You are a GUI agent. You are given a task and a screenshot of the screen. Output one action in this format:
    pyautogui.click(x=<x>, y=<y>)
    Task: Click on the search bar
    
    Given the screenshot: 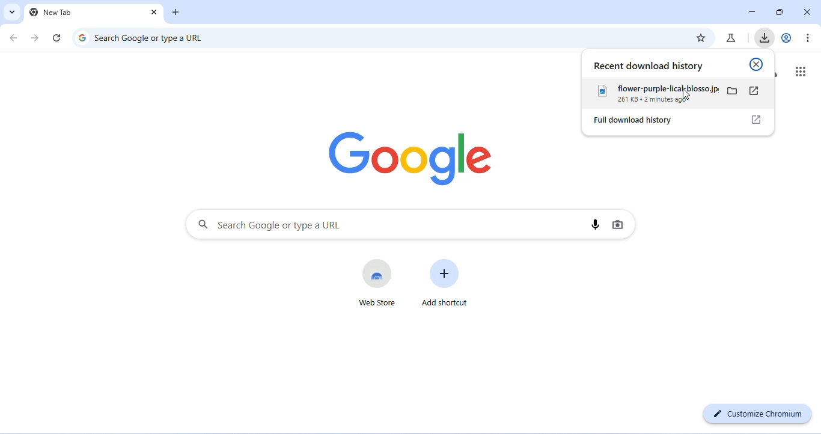 What is the action you would take?
    pyautogui.click(x=381, y=225)
    